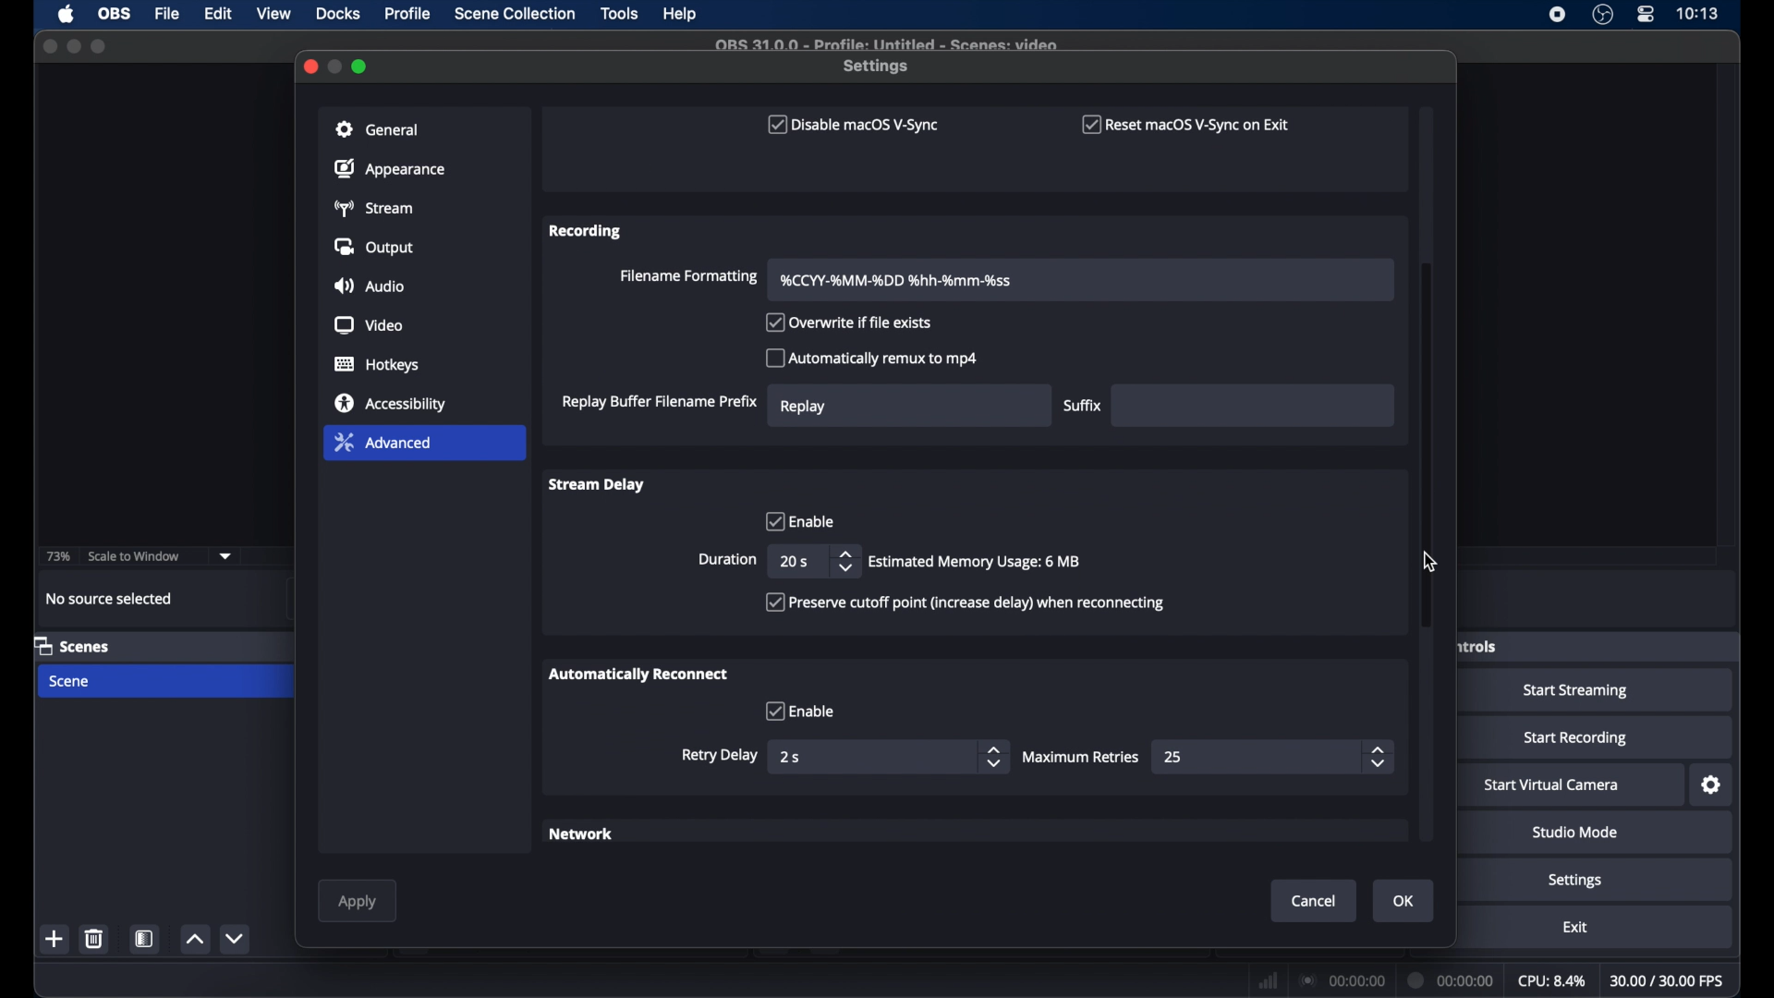 The image size is (1774, 998). I want to click on duration, so click(1452, 979).